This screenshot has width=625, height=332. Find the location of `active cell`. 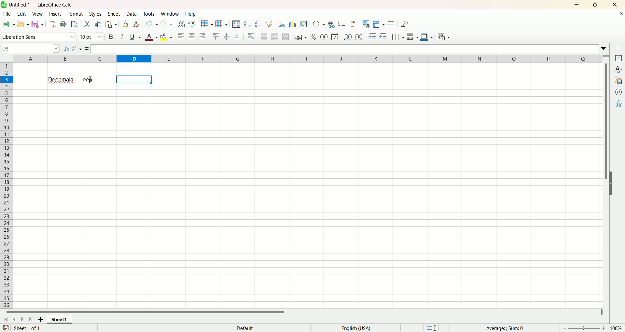

active cell is located at coordinates (134, 80).